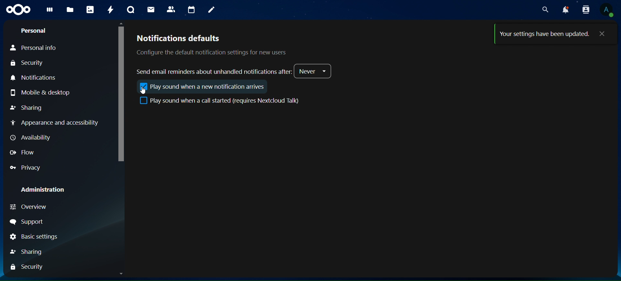 This screenshot has height=281, width=621. Describe the element at coordinates (150, 10) in the screenshot. I see `mail` at that location.